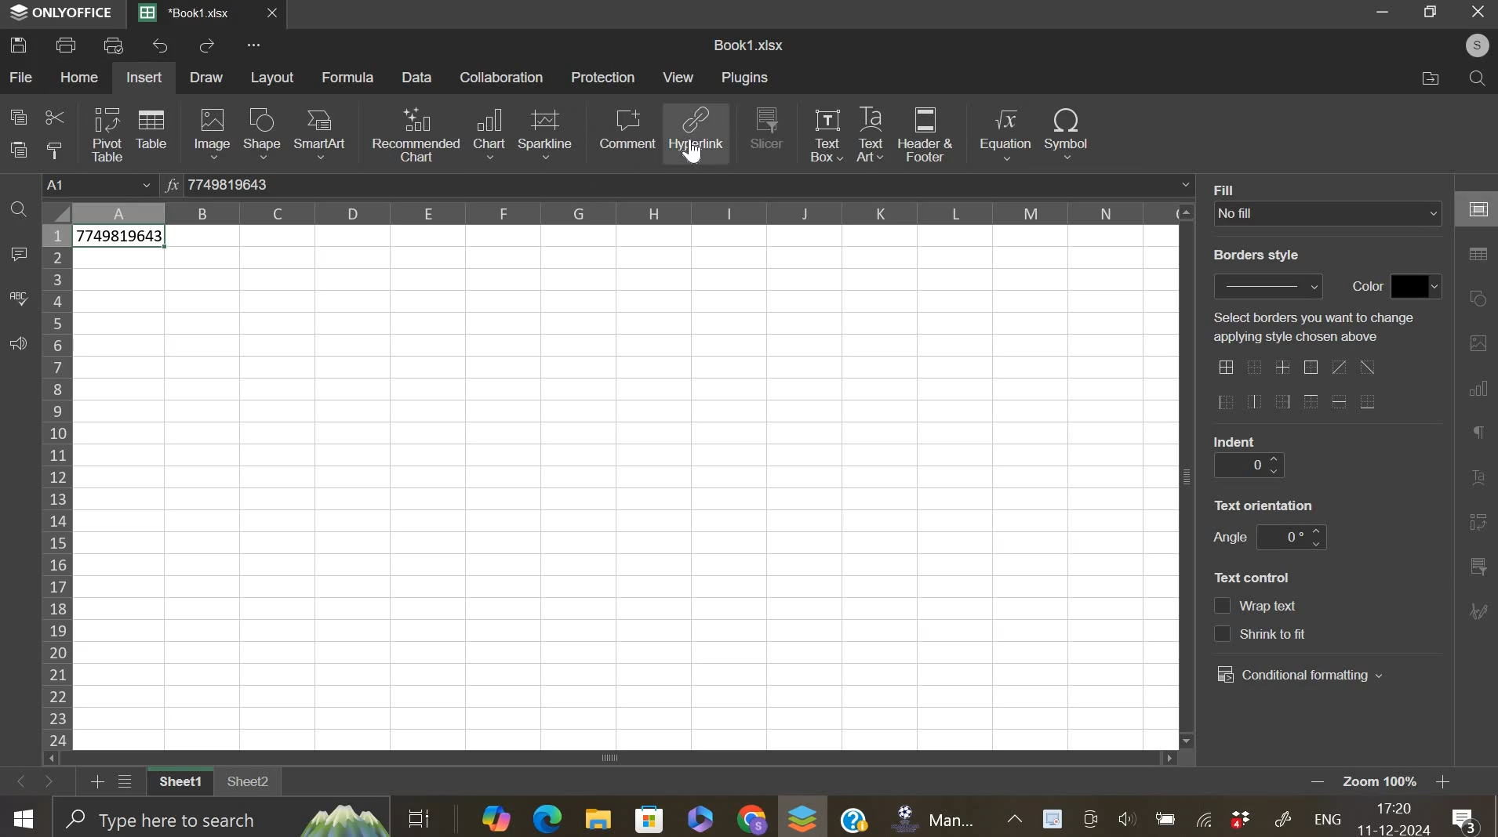 The width and height of the screenshot is (1498, 837). What do you see at coordinates (748, 45) in the screenshot?
I see `spreadsheet name` at bounding box center [748, 45].